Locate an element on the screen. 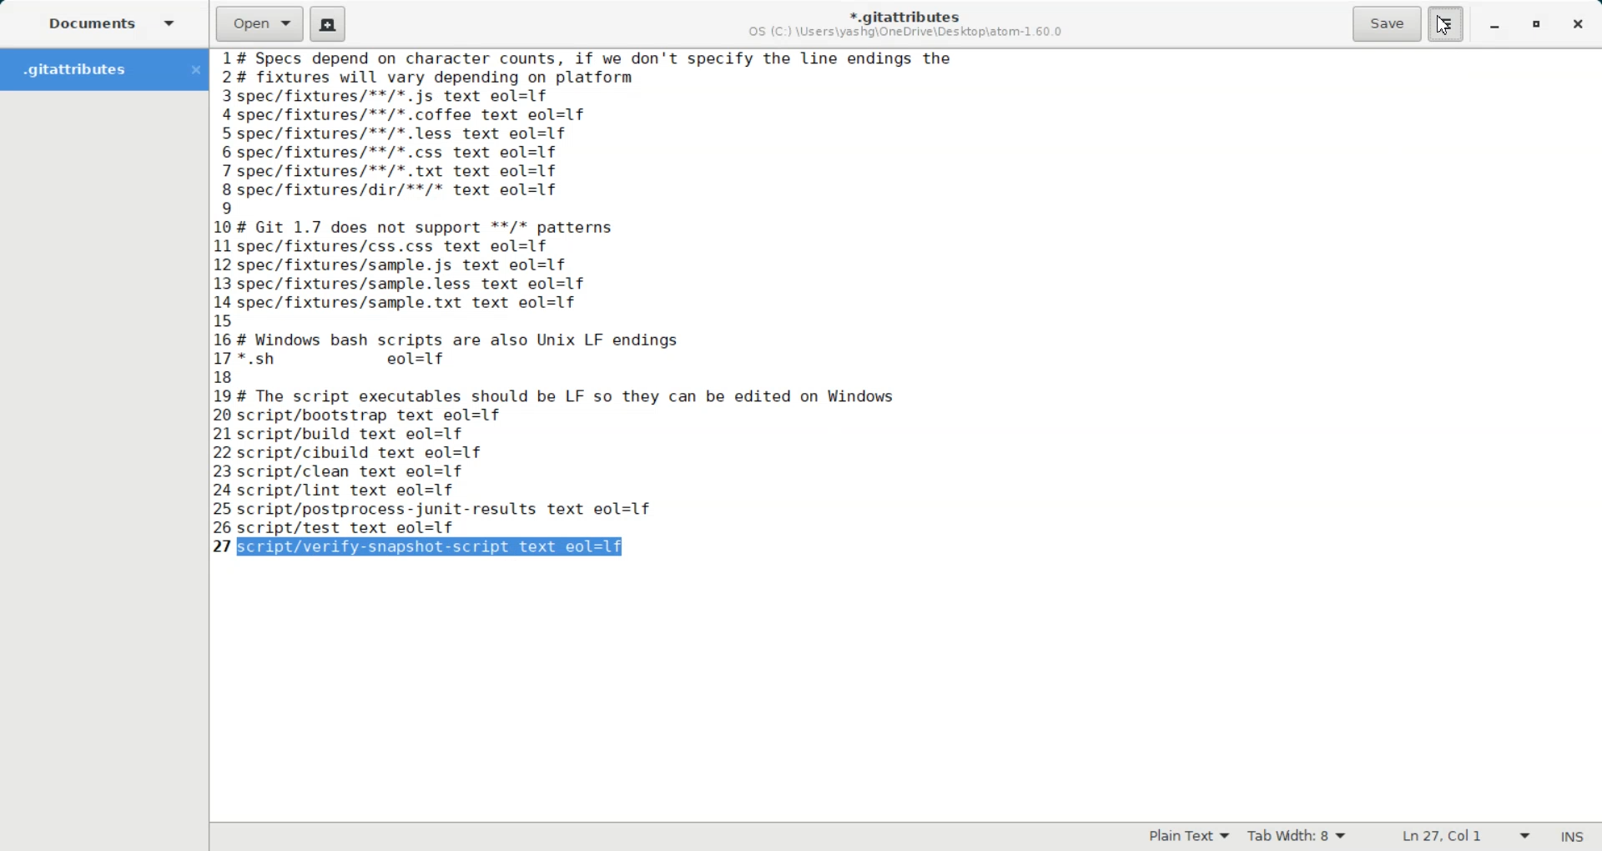  Cursor is located at coordinates (1443, 26).